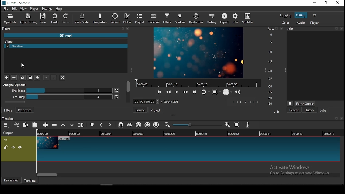  Describe the element at coordinates (292, 29) in the screenshot. I see `Jobs` at that location.